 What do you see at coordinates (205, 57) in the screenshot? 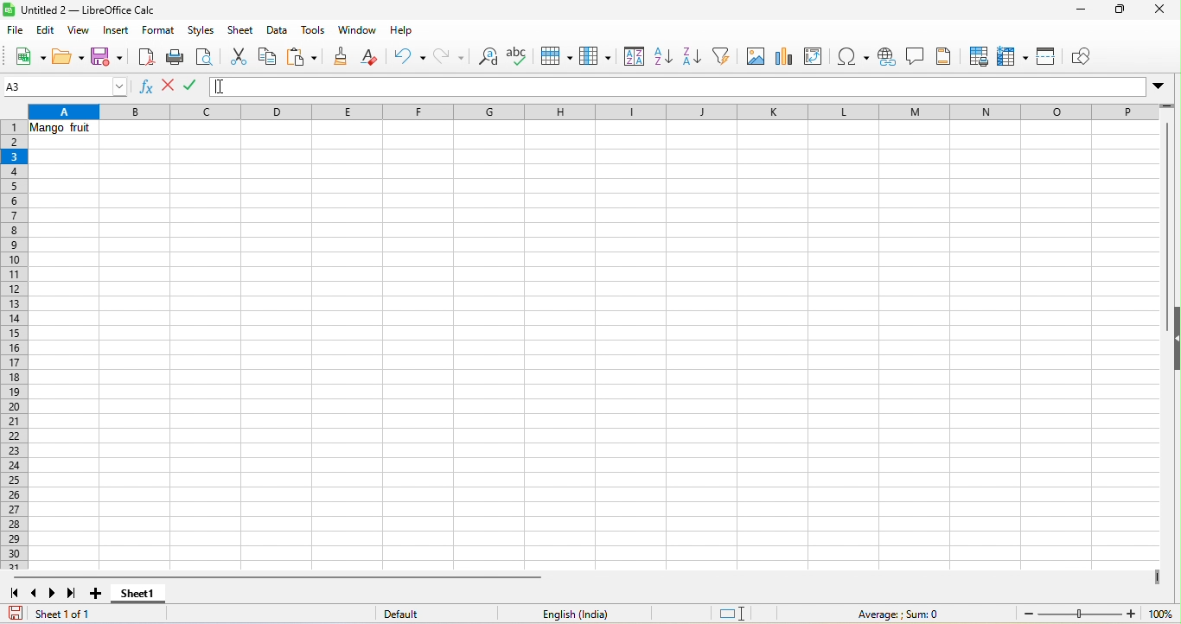
I see `print preview` at bounding box center [205, 57].